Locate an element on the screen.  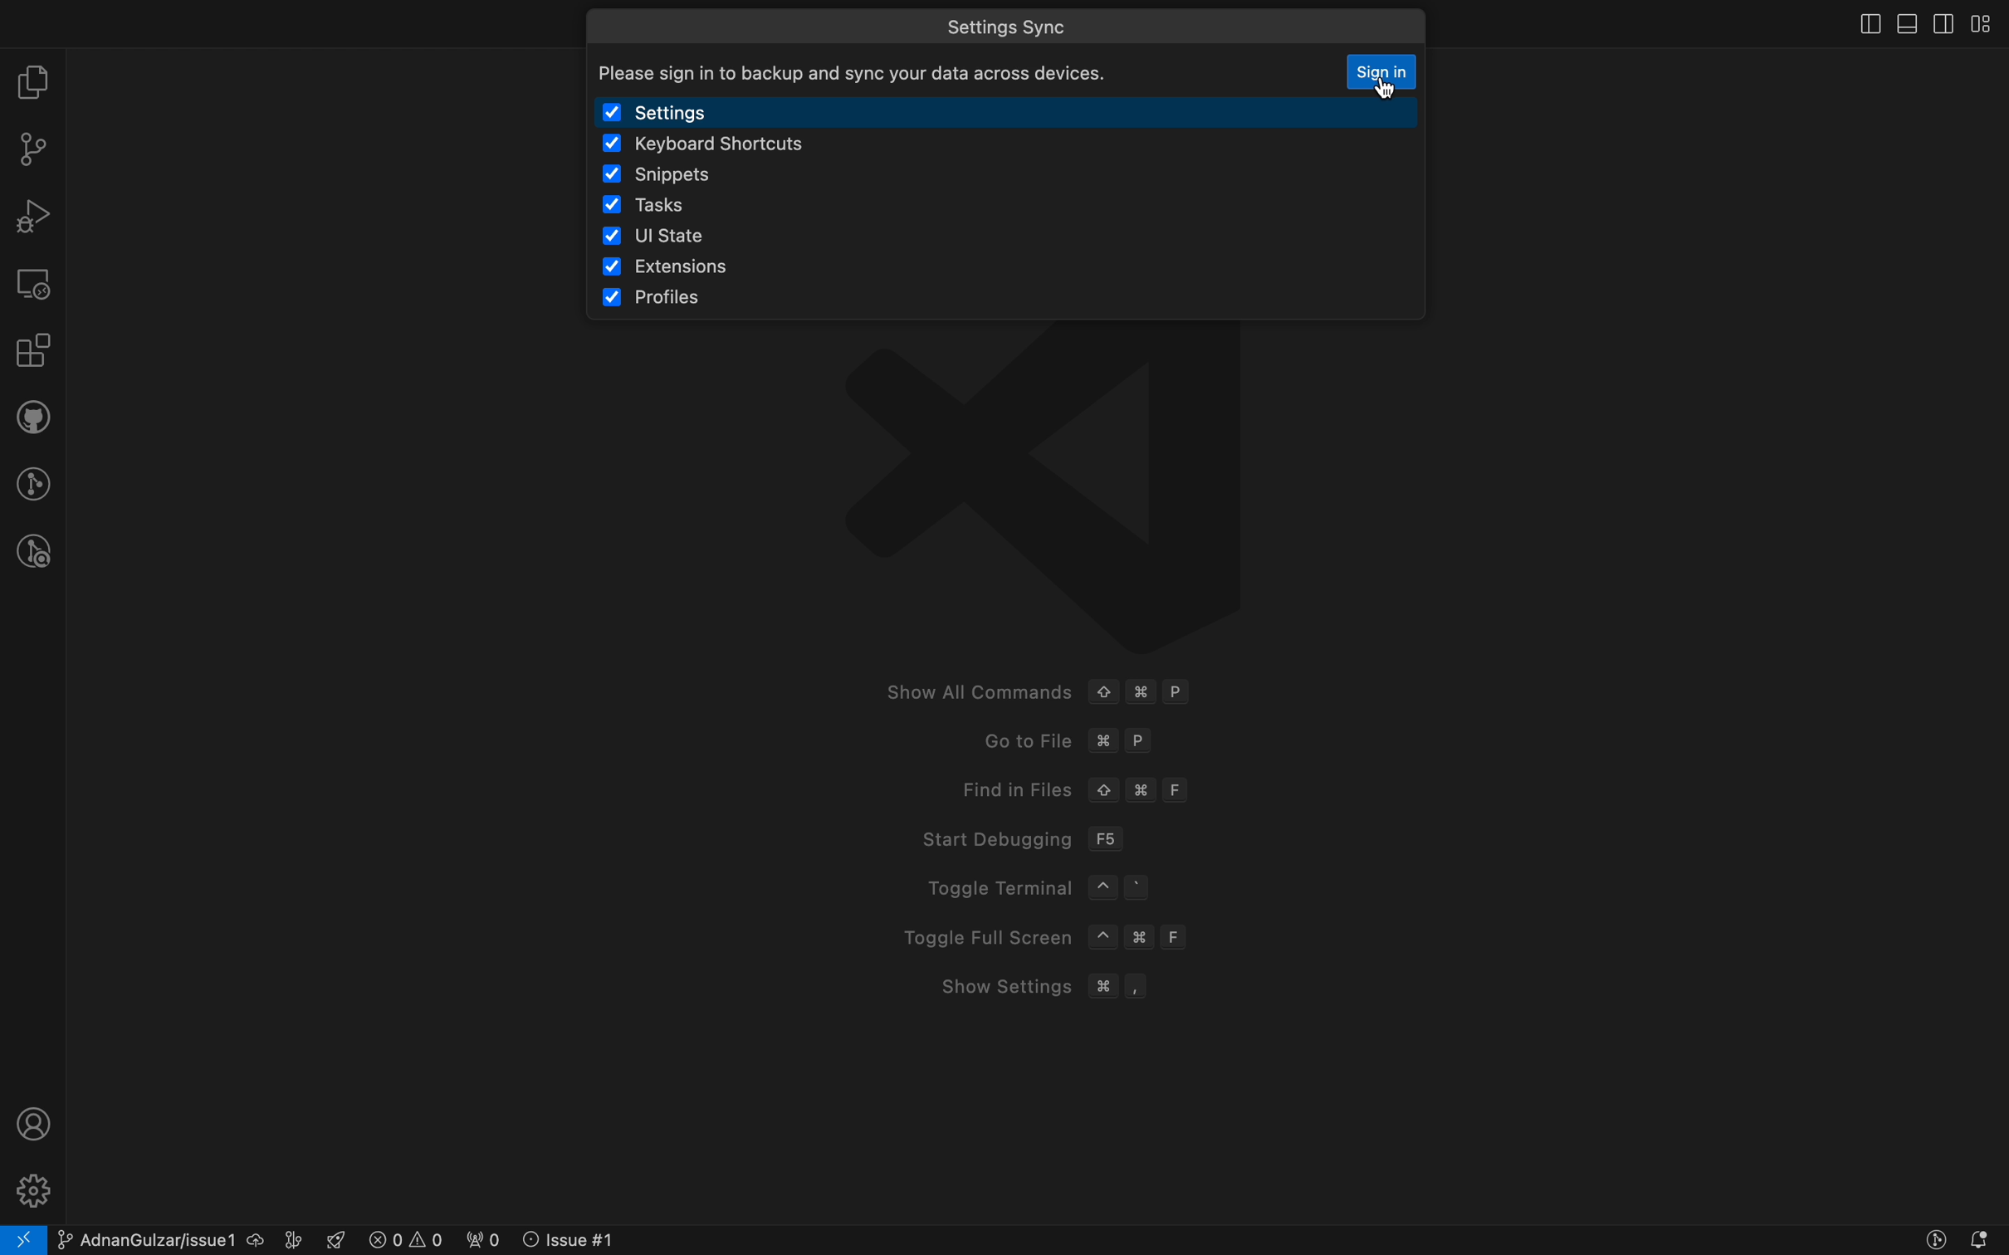
cursor is located at coordinates (1391, 87).